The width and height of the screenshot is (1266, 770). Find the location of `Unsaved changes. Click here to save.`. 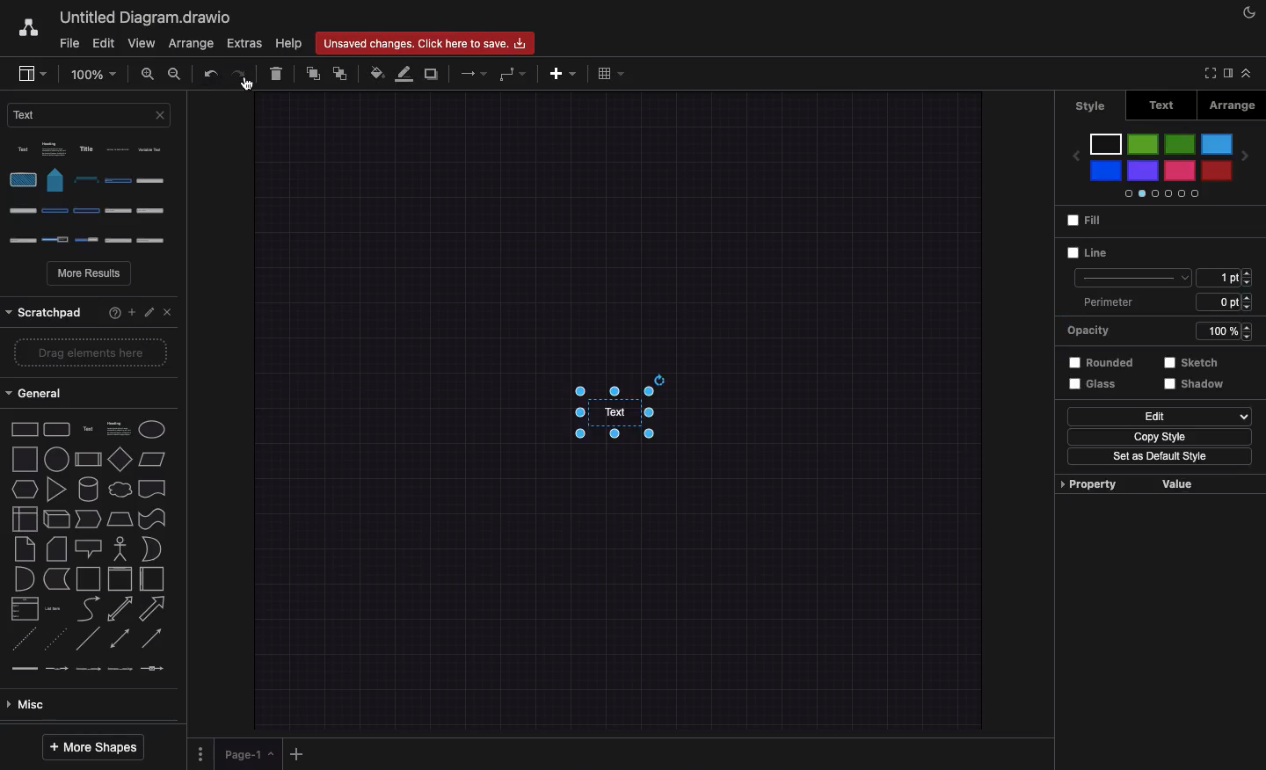

Unsaved changes. Click here to save. is located at coordinates (426, 40).